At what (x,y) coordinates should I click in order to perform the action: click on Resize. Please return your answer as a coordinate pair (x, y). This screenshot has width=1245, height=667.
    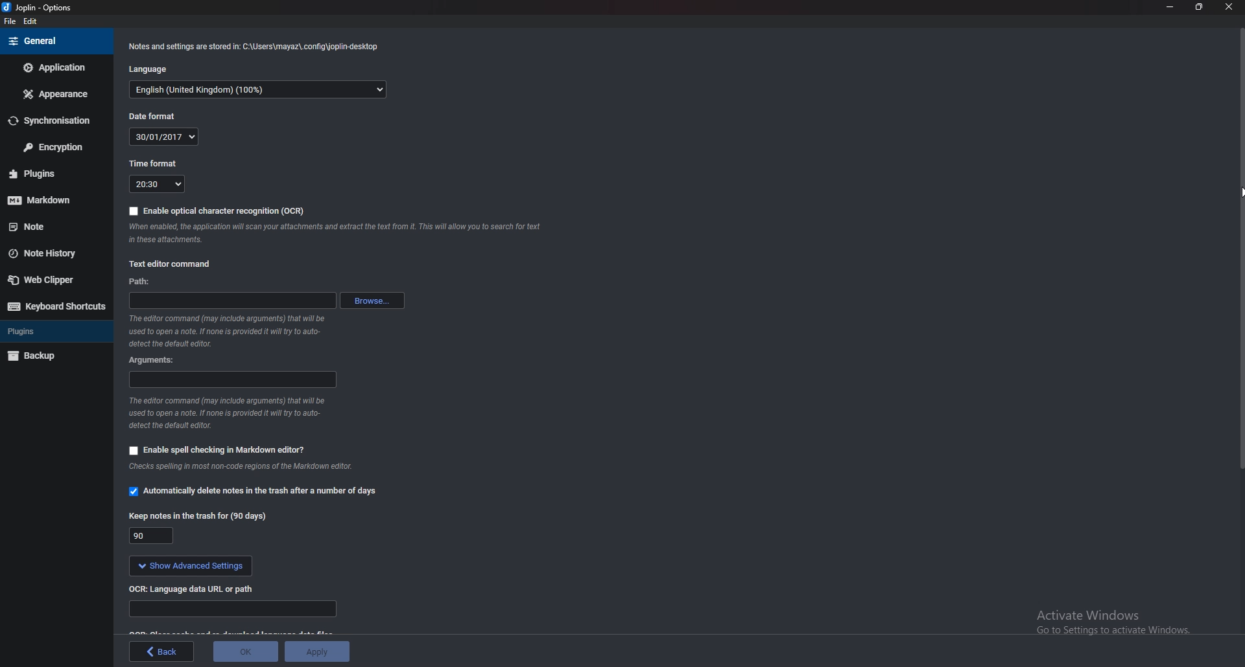
    Looking at the image, I should click on (1200, 6).